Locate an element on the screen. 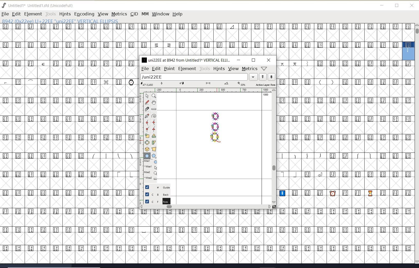 This screenshot has width=419, height=268. METRICS is located at coordinates (119, 14).